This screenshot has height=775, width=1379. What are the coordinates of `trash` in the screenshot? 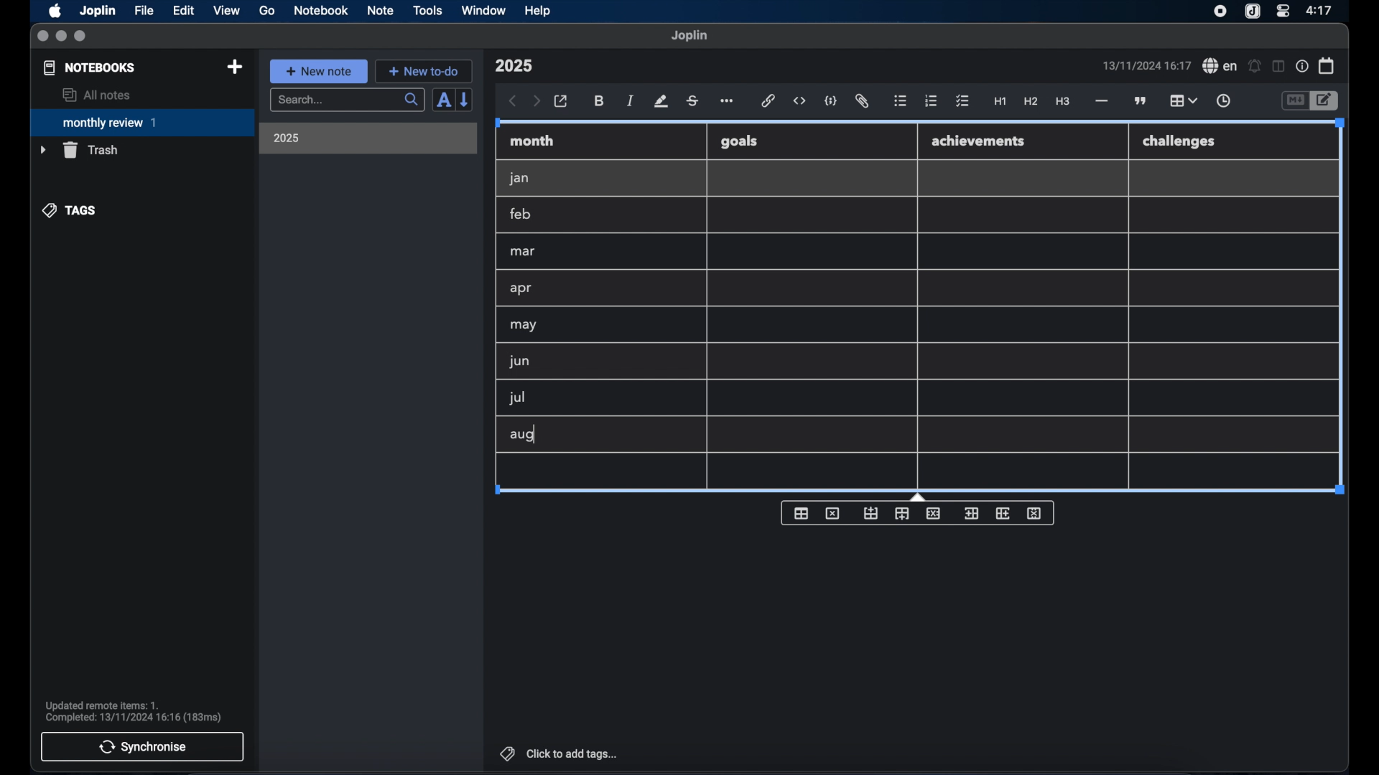 It's located at (79, 150).